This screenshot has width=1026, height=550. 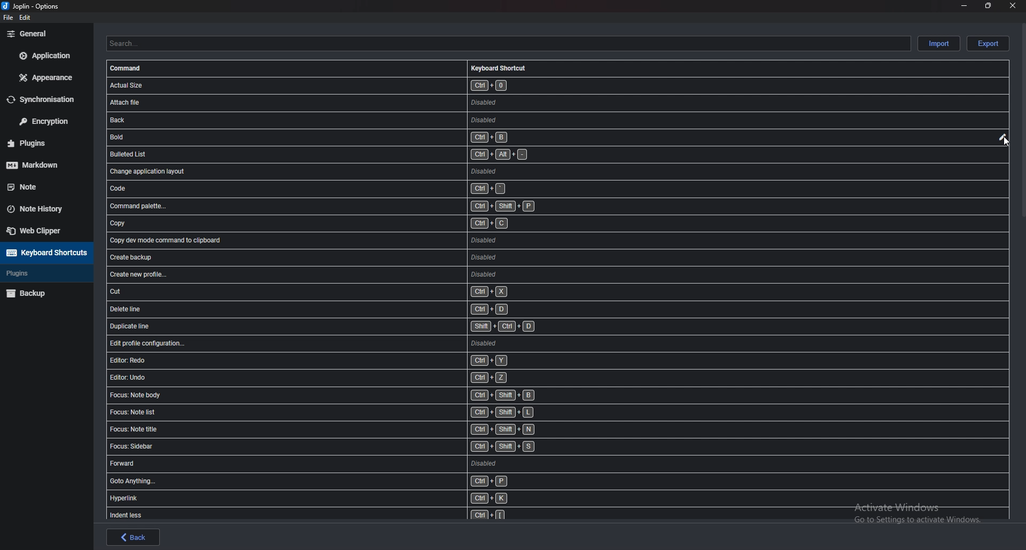 I want to click on shortcut, so click(x=347, y=413).